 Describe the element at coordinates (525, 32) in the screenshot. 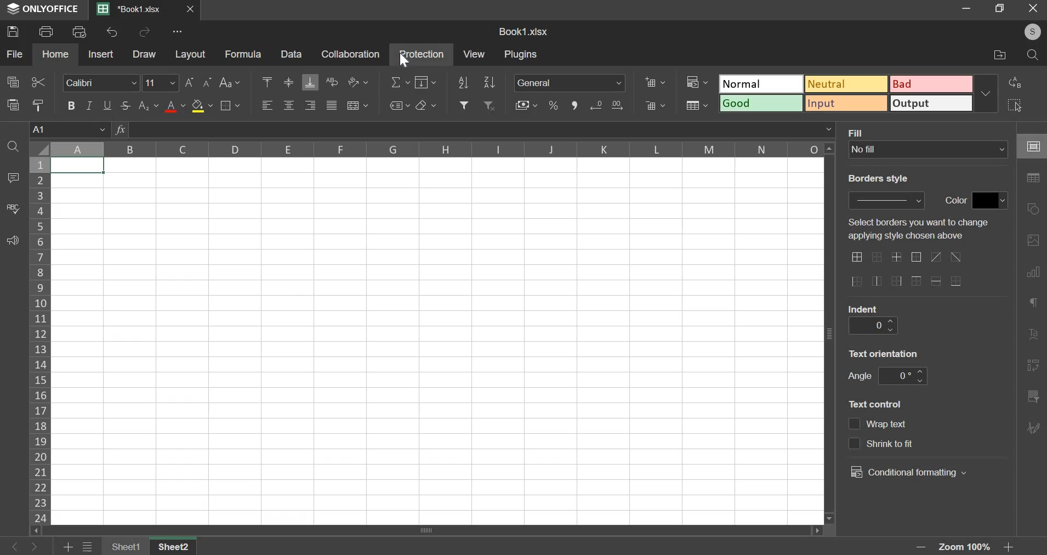

I see `Book1.xlsx` at that location.